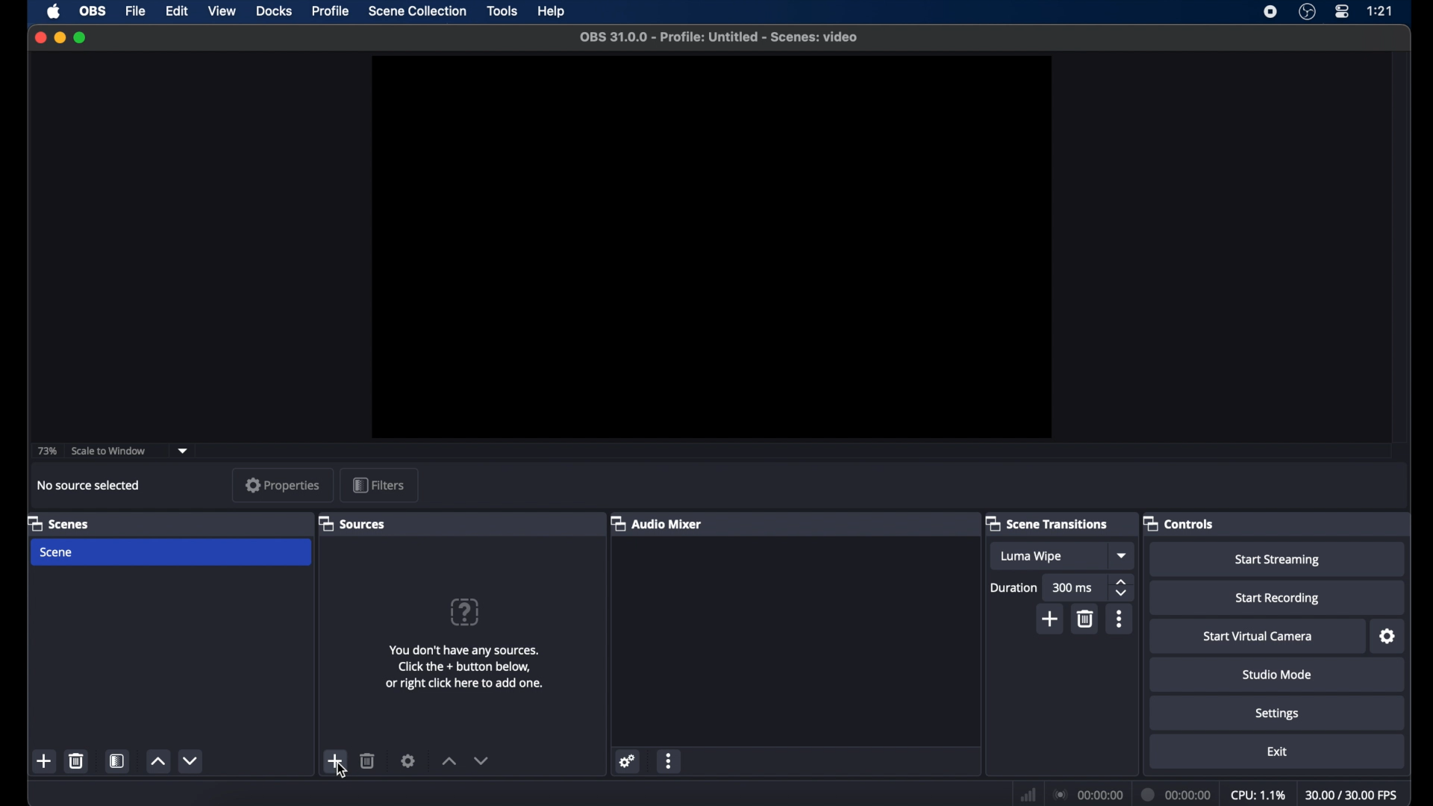  I want to click on network, so click(1027, 795).